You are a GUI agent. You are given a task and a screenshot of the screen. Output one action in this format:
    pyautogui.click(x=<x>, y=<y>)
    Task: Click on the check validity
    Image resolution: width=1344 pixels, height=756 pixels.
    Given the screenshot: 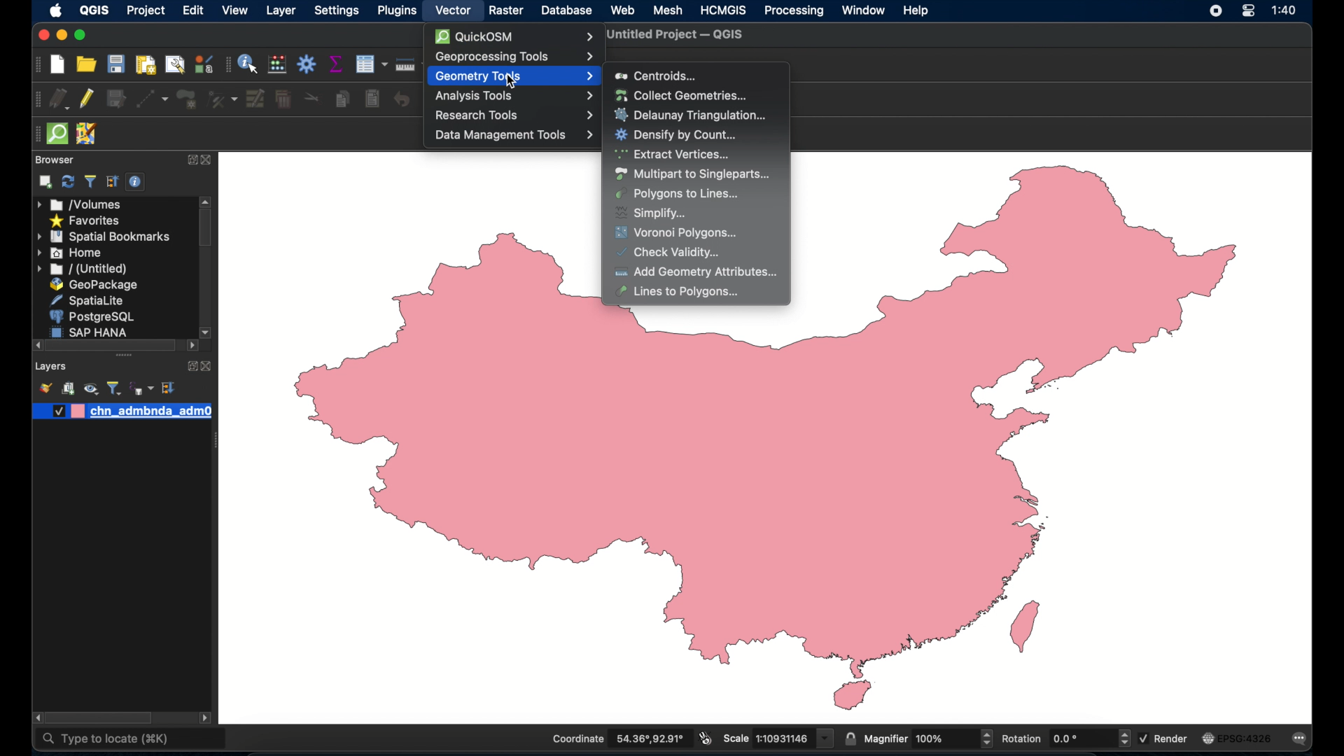 What is the action you would take?
    pyautogui.click(x=671, y=253)
    